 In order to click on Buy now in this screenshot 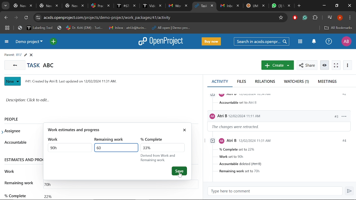, I will do `click(212, 41)`.